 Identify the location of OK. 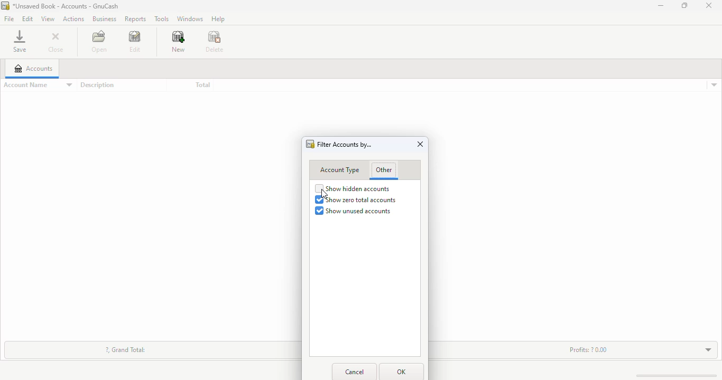
(401, 372).